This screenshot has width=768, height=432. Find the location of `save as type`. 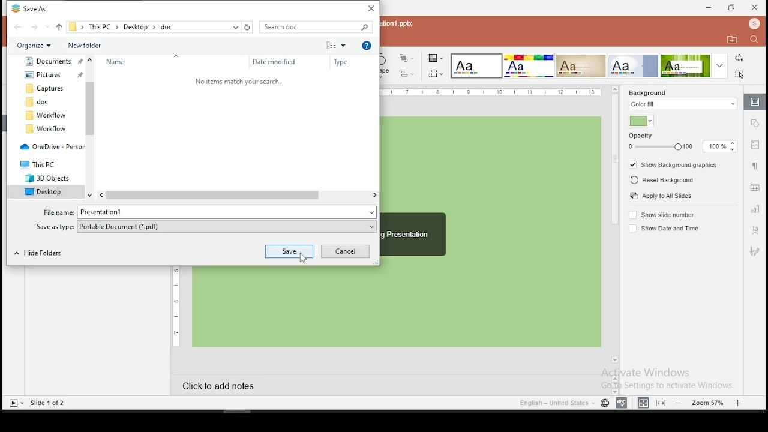

save as type is located at coordinates (53, 227).